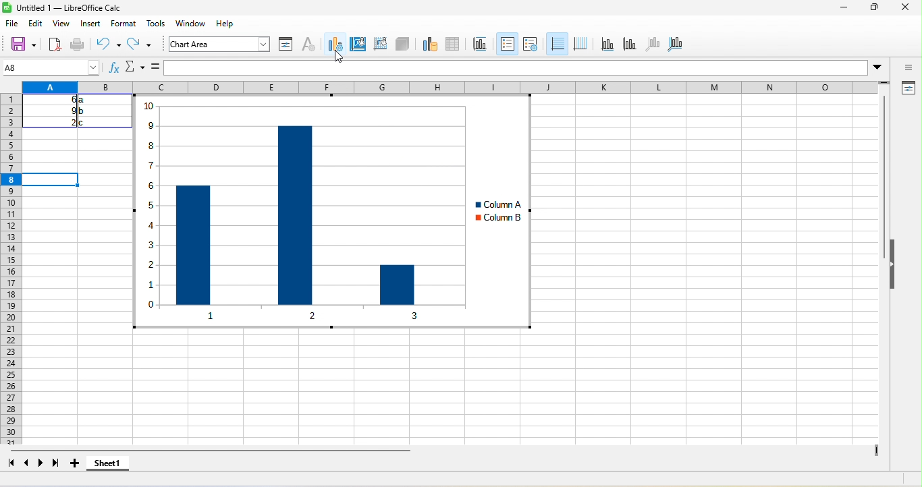 Image resolution: width=922 pixels, height=487 pixels. What do you see at coordinates (310, 45) in the screenshot?
I see `character` at bounding box center [310, 45].